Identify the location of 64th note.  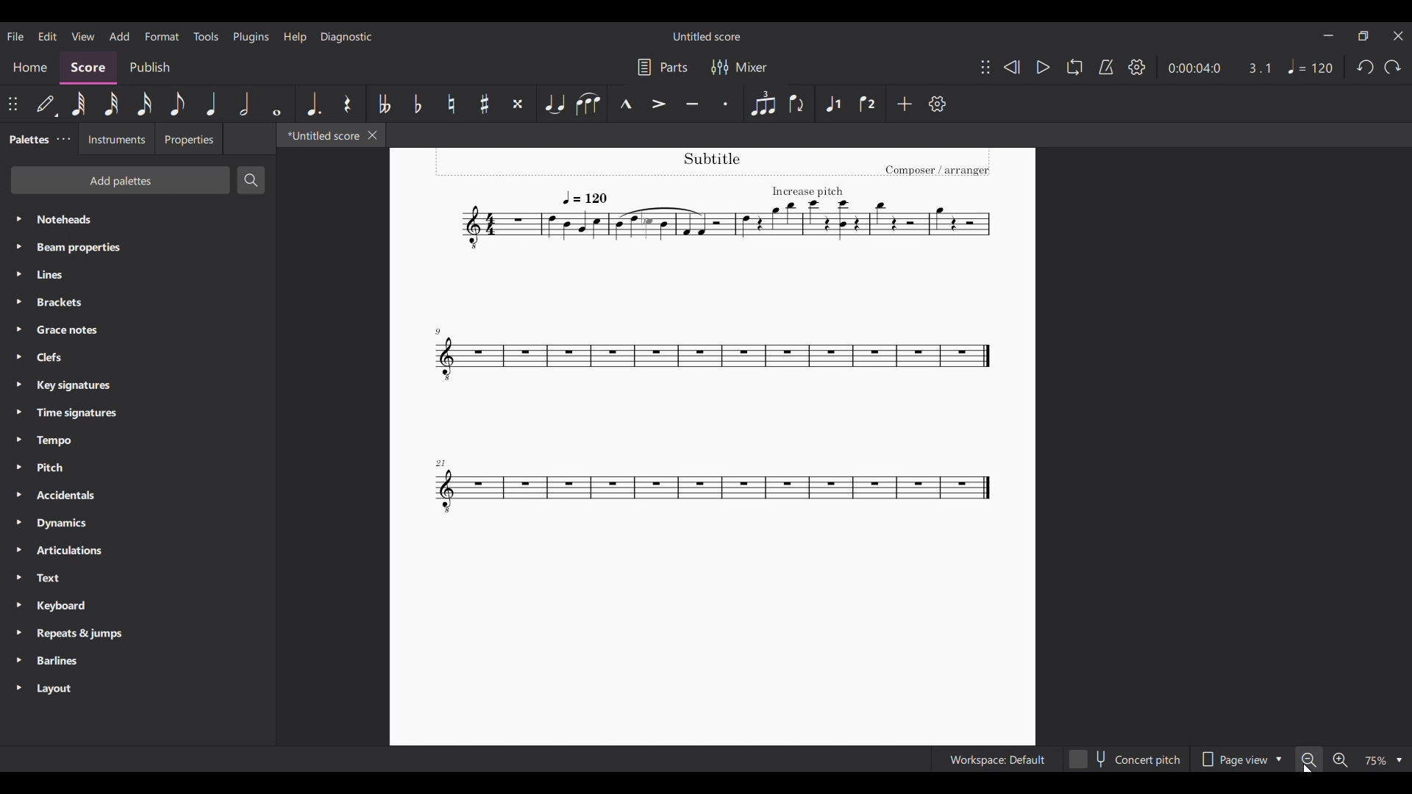
(79, 104).